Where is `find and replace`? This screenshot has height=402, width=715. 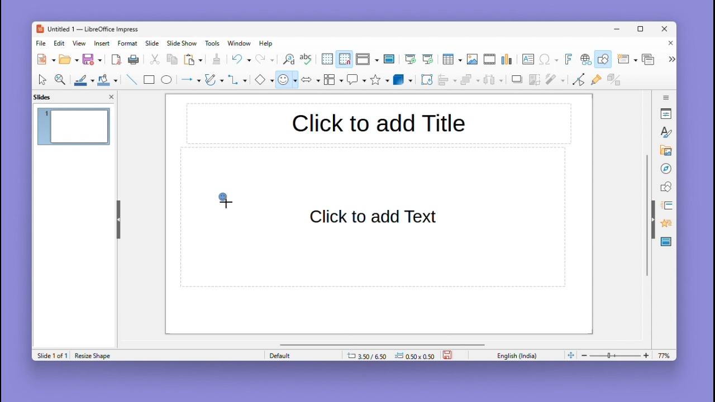 find and replace is located at coordinates (288, 59).